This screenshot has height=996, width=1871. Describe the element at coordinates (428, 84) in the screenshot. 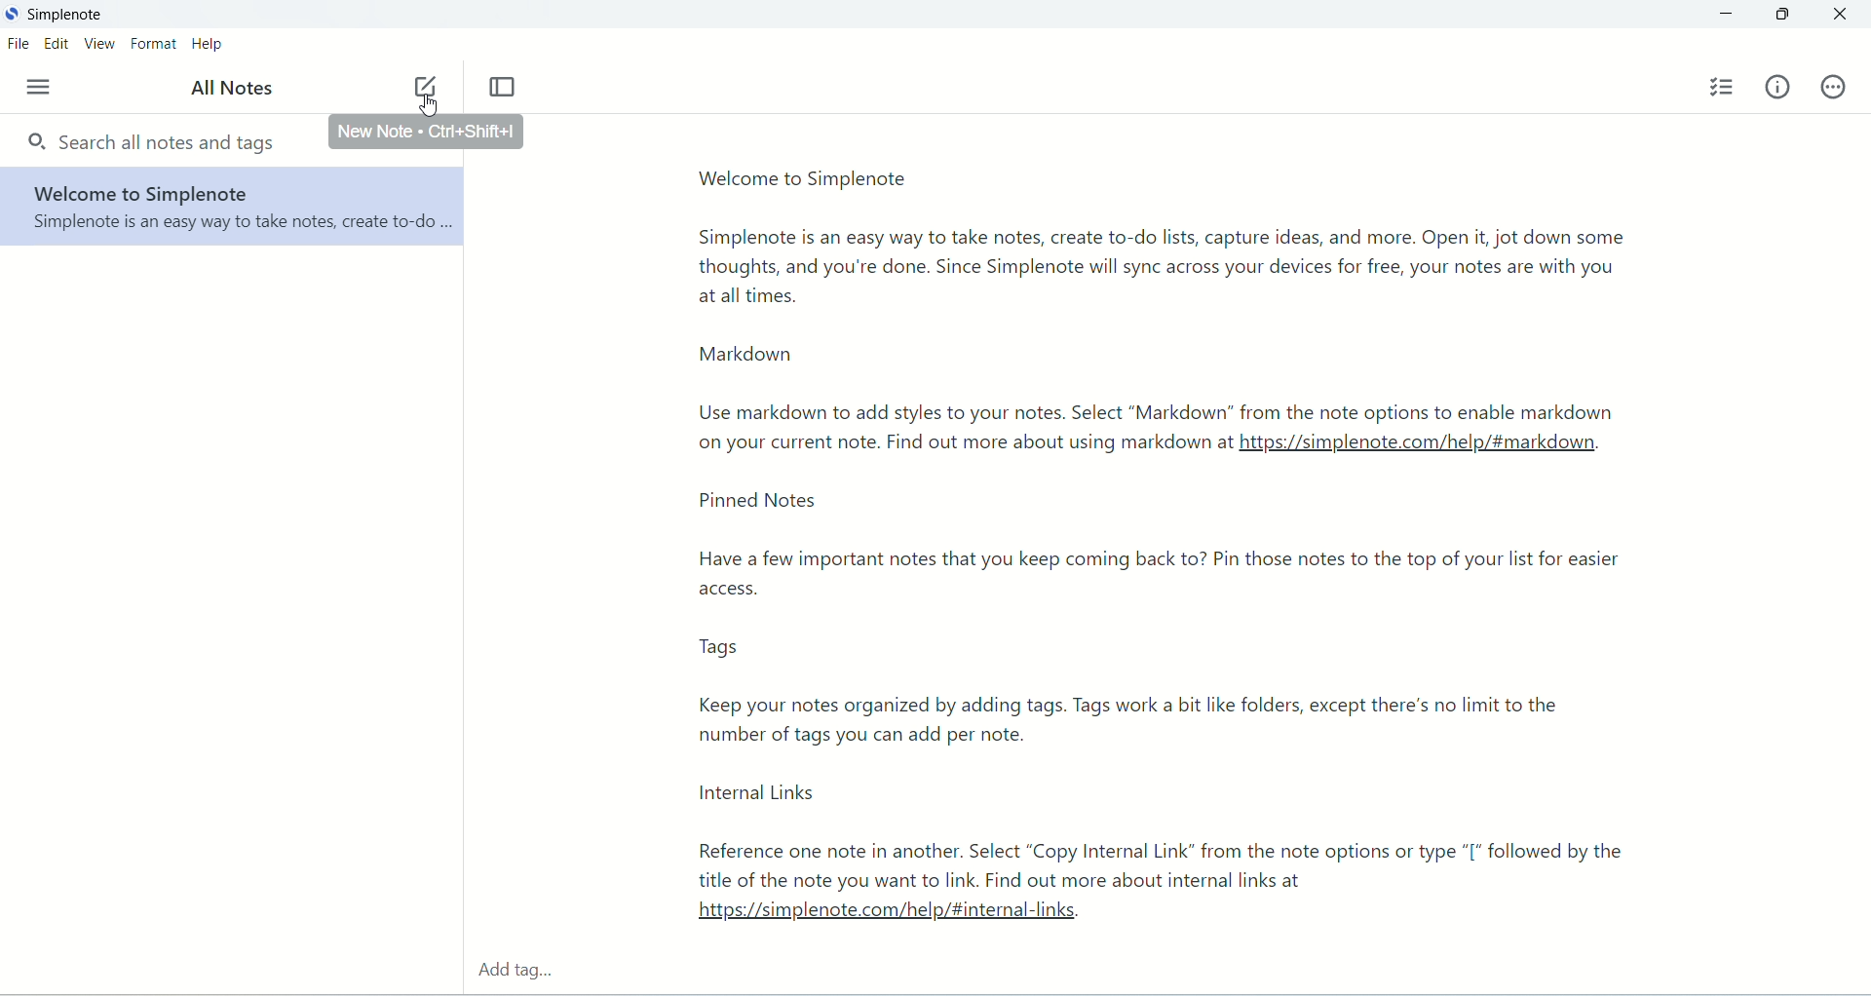

I see `new note` at that location.